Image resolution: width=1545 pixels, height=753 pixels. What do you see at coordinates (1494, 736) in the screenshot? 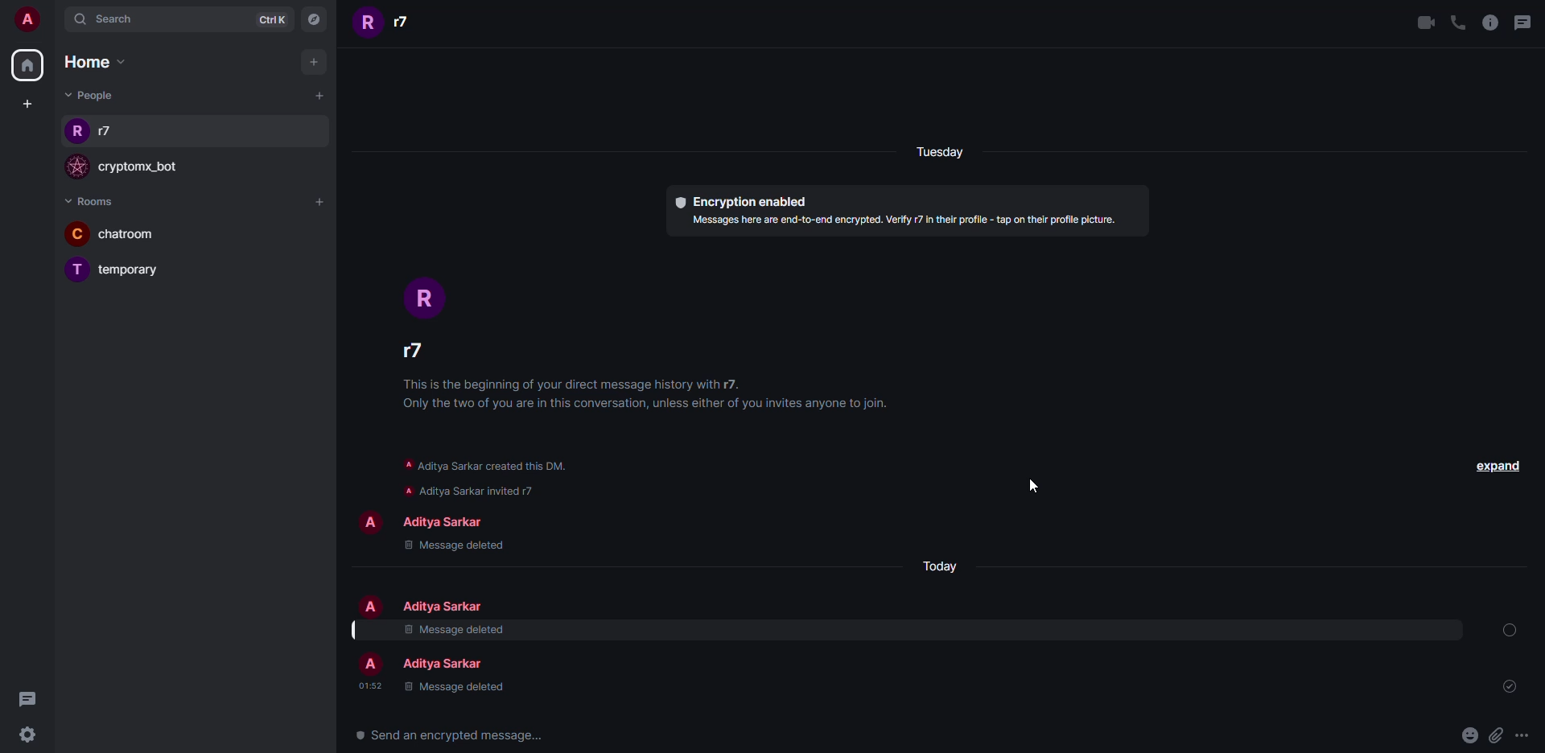
I see `attach` at bounding box center [1494, 736].